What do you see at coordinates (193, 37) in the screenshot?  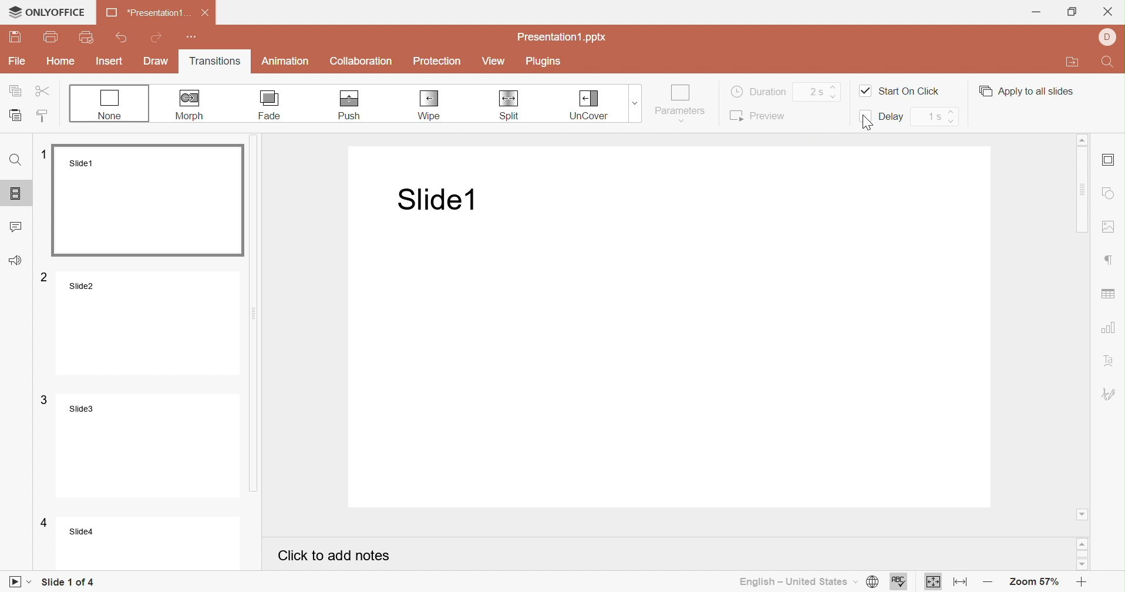 I see `Customize Quick Access Toolbar` at bounding box center [193, 37].